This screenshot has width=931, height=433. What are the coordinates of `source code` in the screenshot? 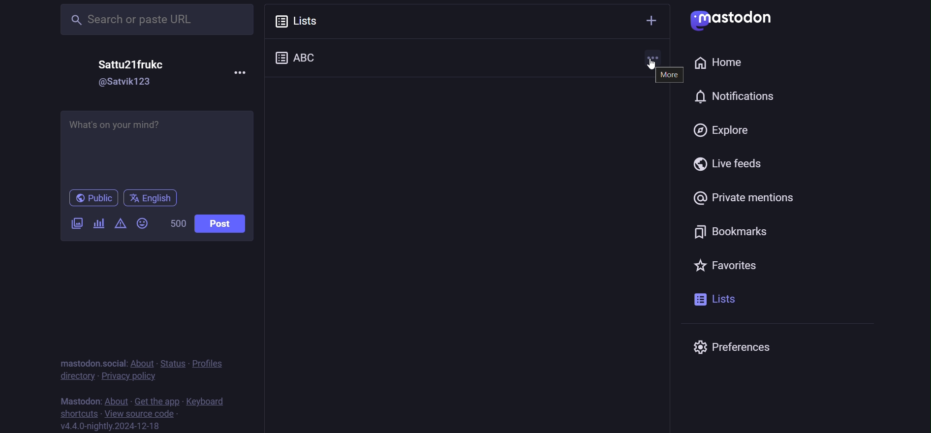 It's located at (140, 413).